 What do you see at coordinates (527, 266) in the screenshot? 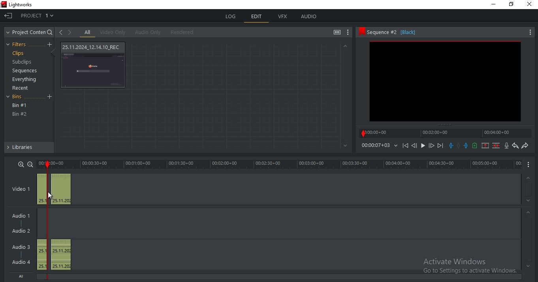
I see `Bottom` at bounding box center [527, 266].